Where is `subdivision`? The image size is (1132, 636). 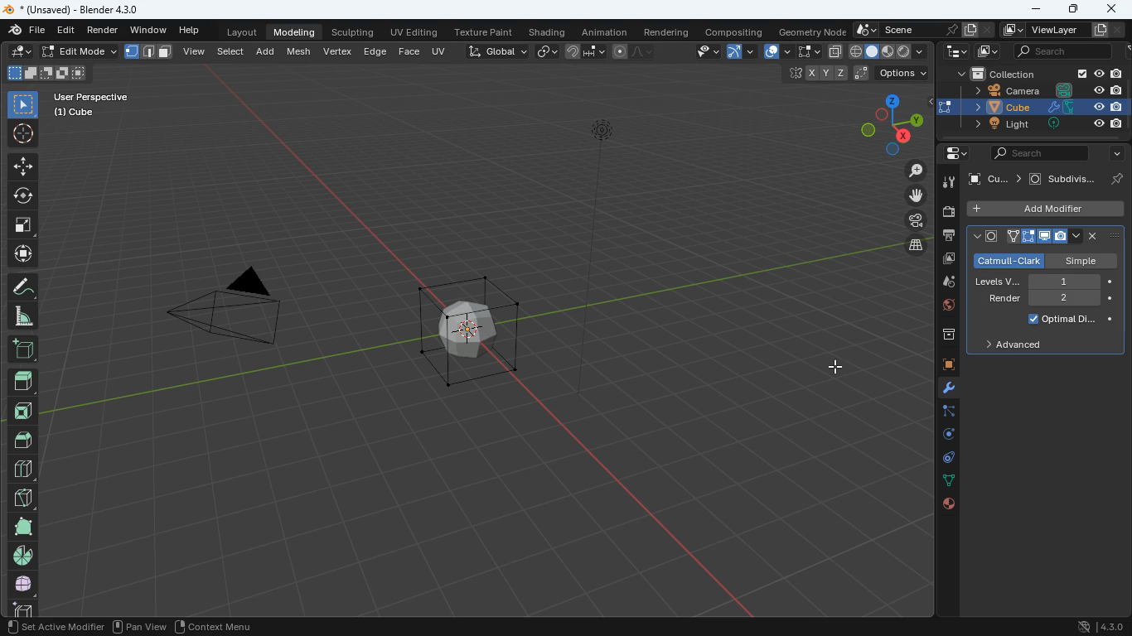
subdivision is located at coordinates (1076, 179).